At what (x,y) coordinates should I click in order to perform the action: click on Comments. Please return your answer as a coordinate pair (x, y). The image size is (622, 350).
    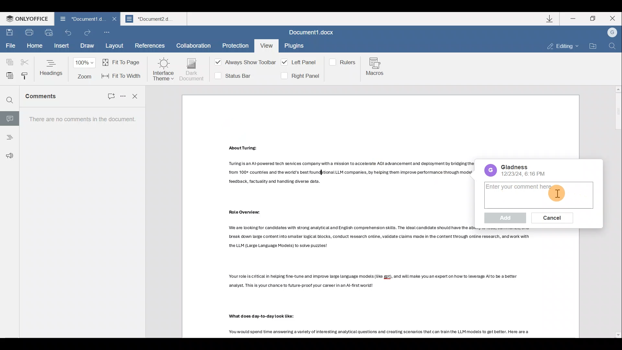
    Looking at the image, I should click on (49, 99).